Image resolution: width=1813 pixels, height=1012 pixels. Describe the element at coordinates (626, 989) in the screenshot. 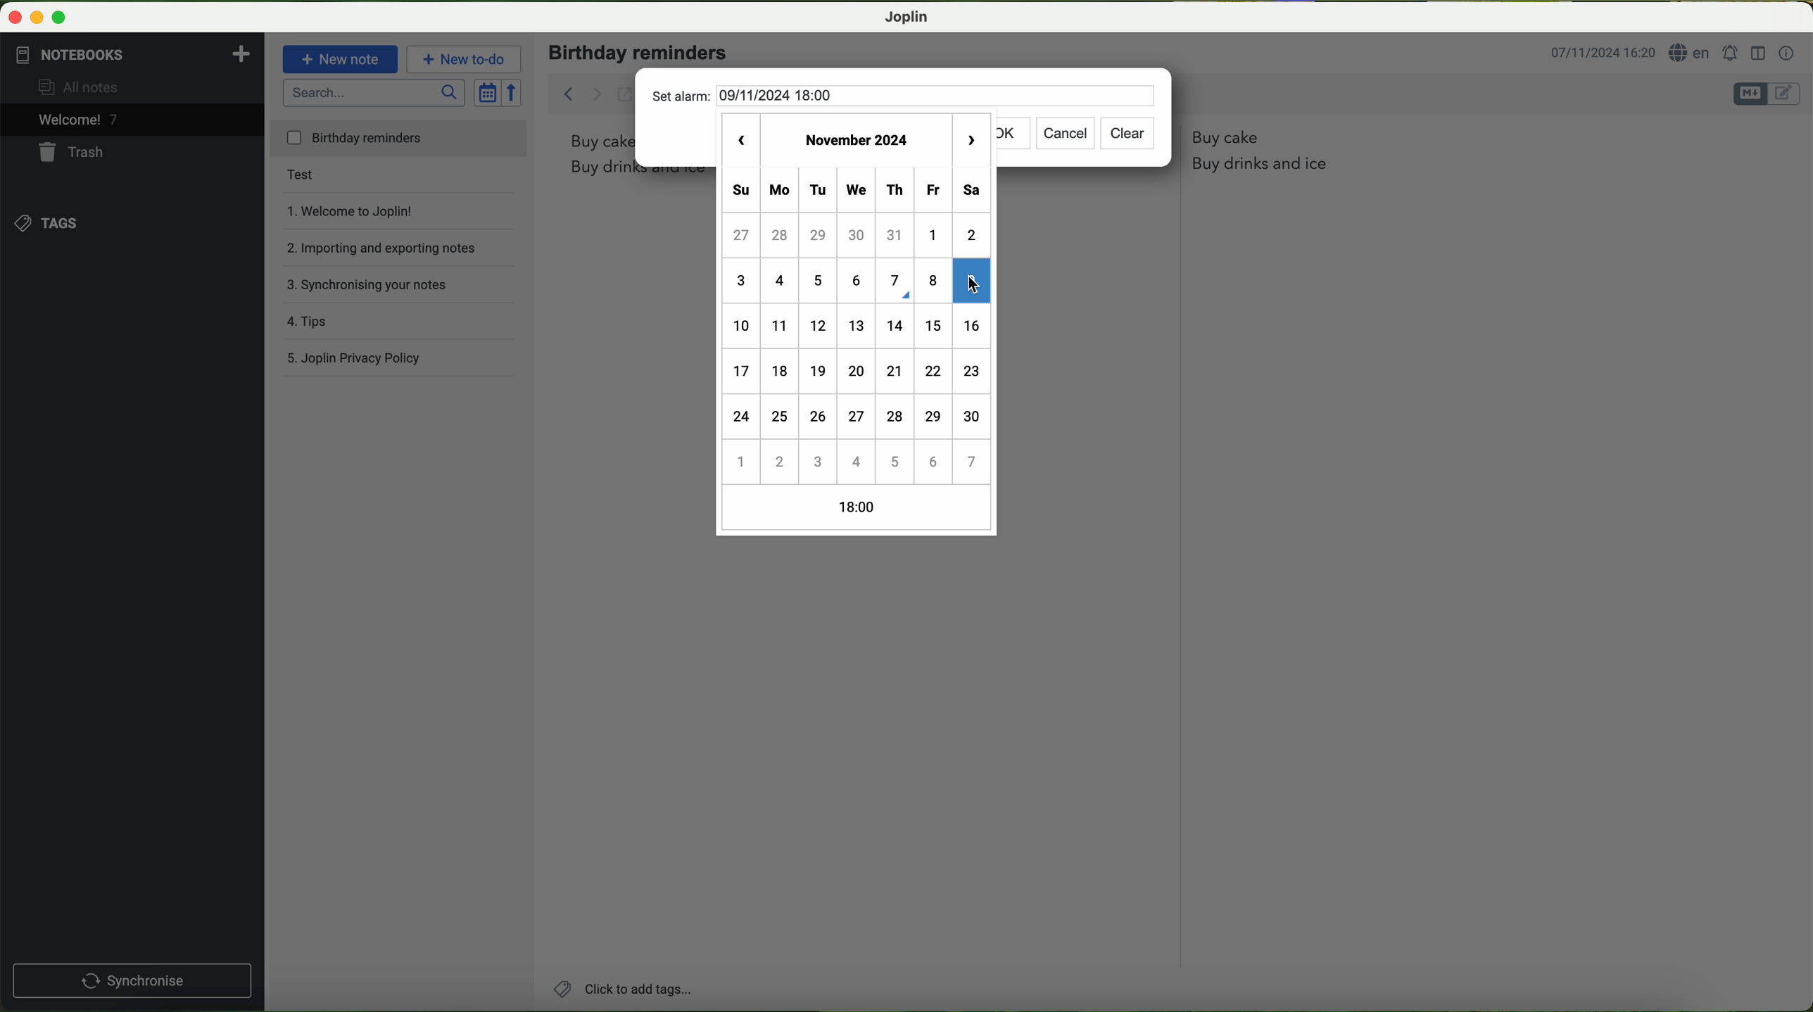

I see `add tags` at that location.